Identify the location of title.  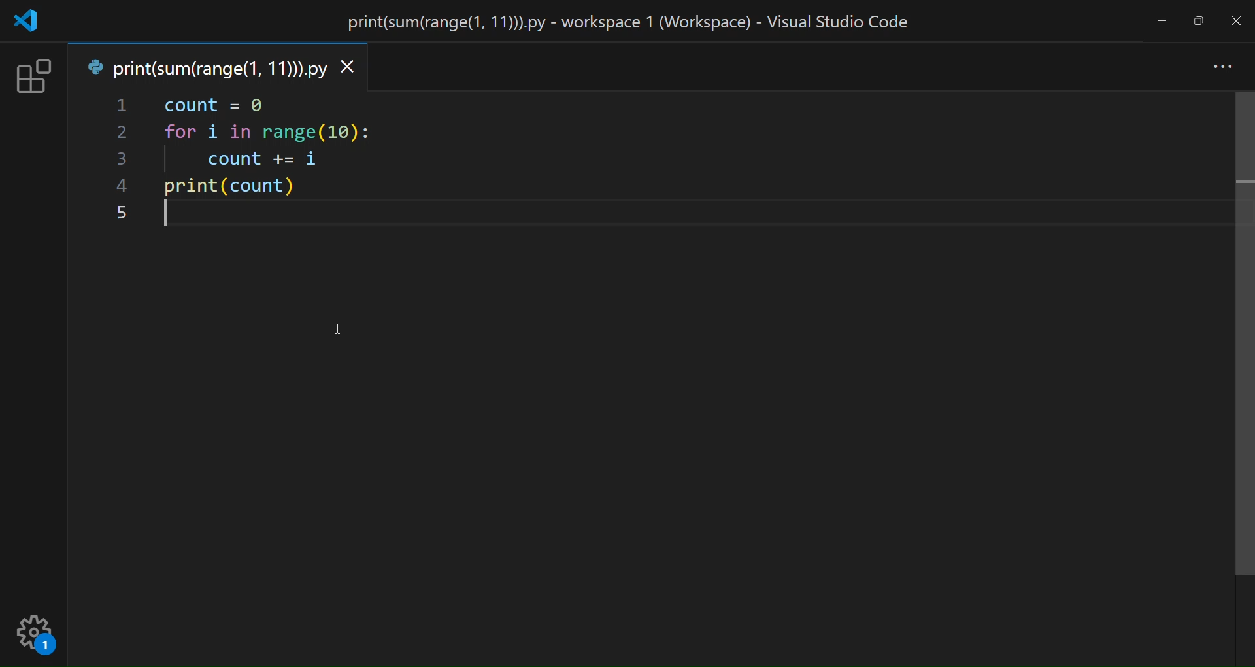
(632, 24).